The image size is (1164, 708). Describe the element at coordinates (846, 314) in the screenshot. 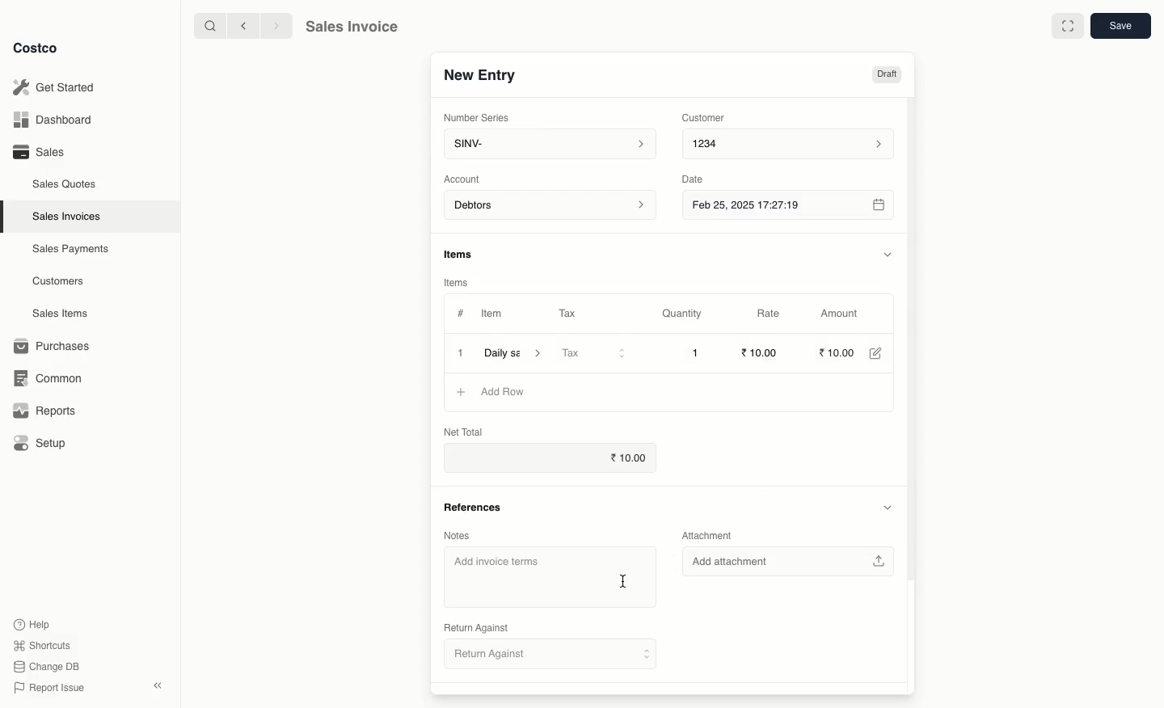

I see `‘Amount` at that location.